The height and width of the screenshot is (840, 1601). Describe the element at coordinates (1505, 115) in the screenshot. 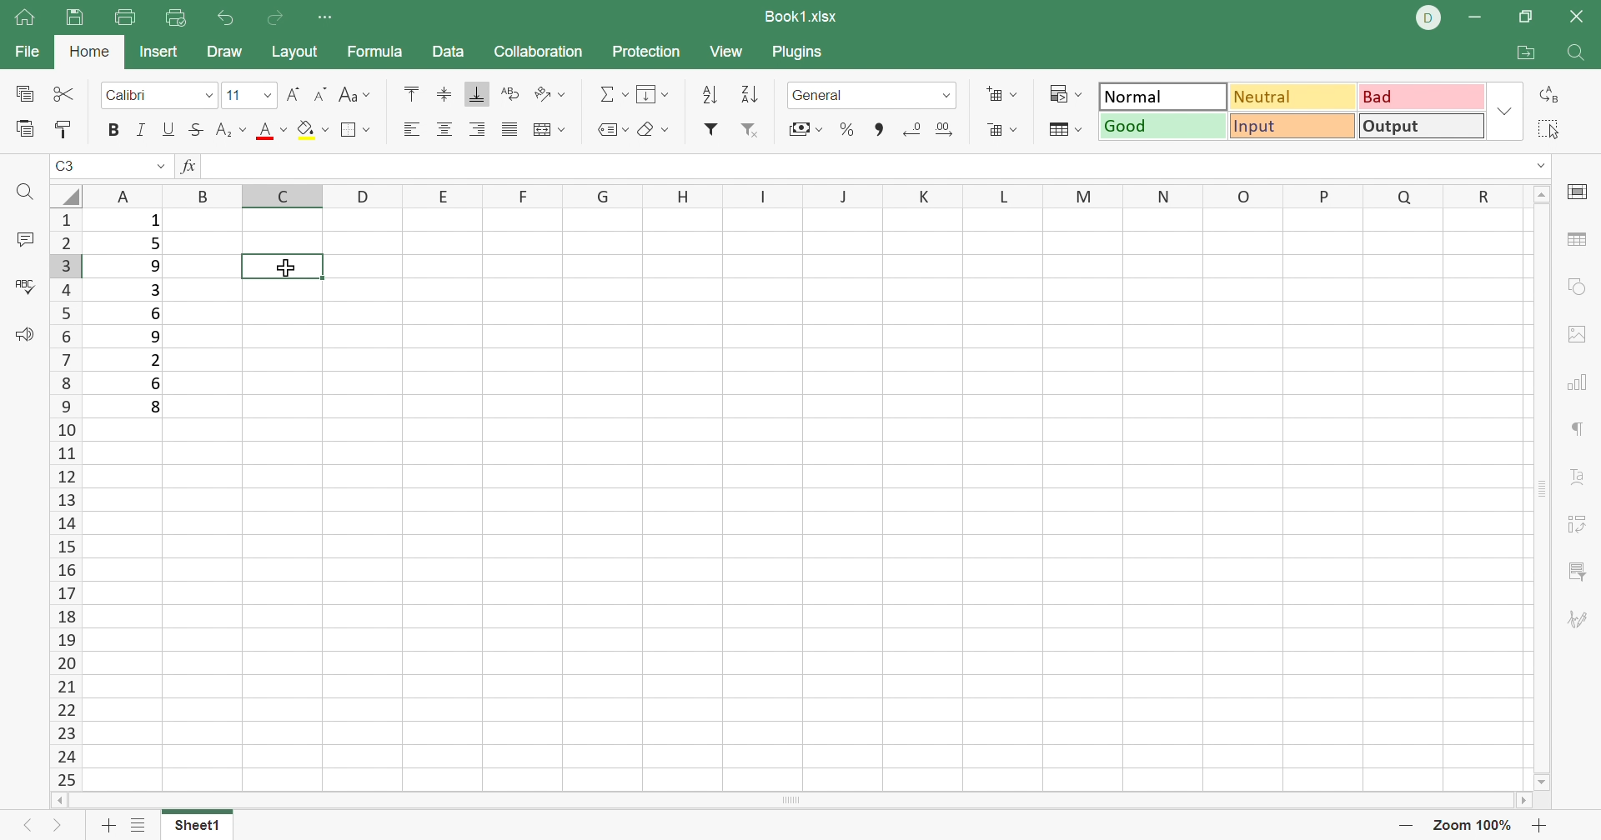

I see `Drop down` at that location.